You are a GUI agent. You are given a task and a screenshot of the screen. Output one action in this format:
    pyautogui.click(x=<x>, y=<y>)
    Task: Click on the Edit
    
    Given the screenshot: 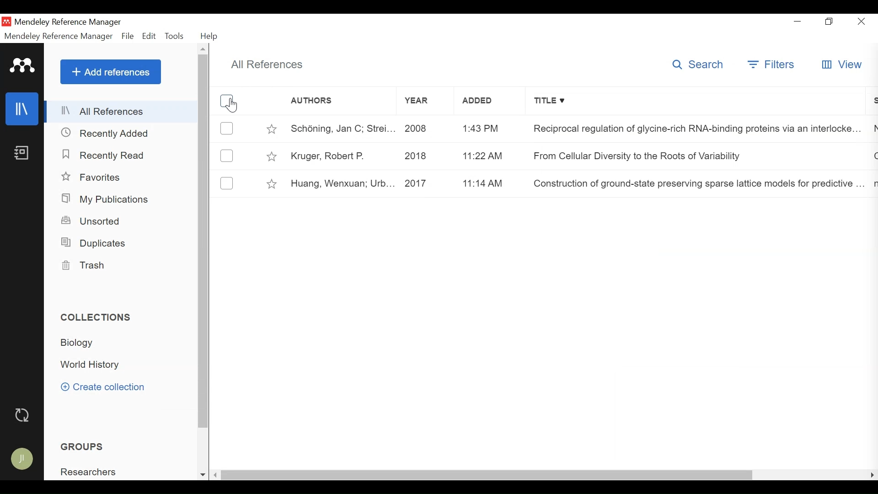 What is the action you would take?
    pyautogui.click(x=149, y=36)
    